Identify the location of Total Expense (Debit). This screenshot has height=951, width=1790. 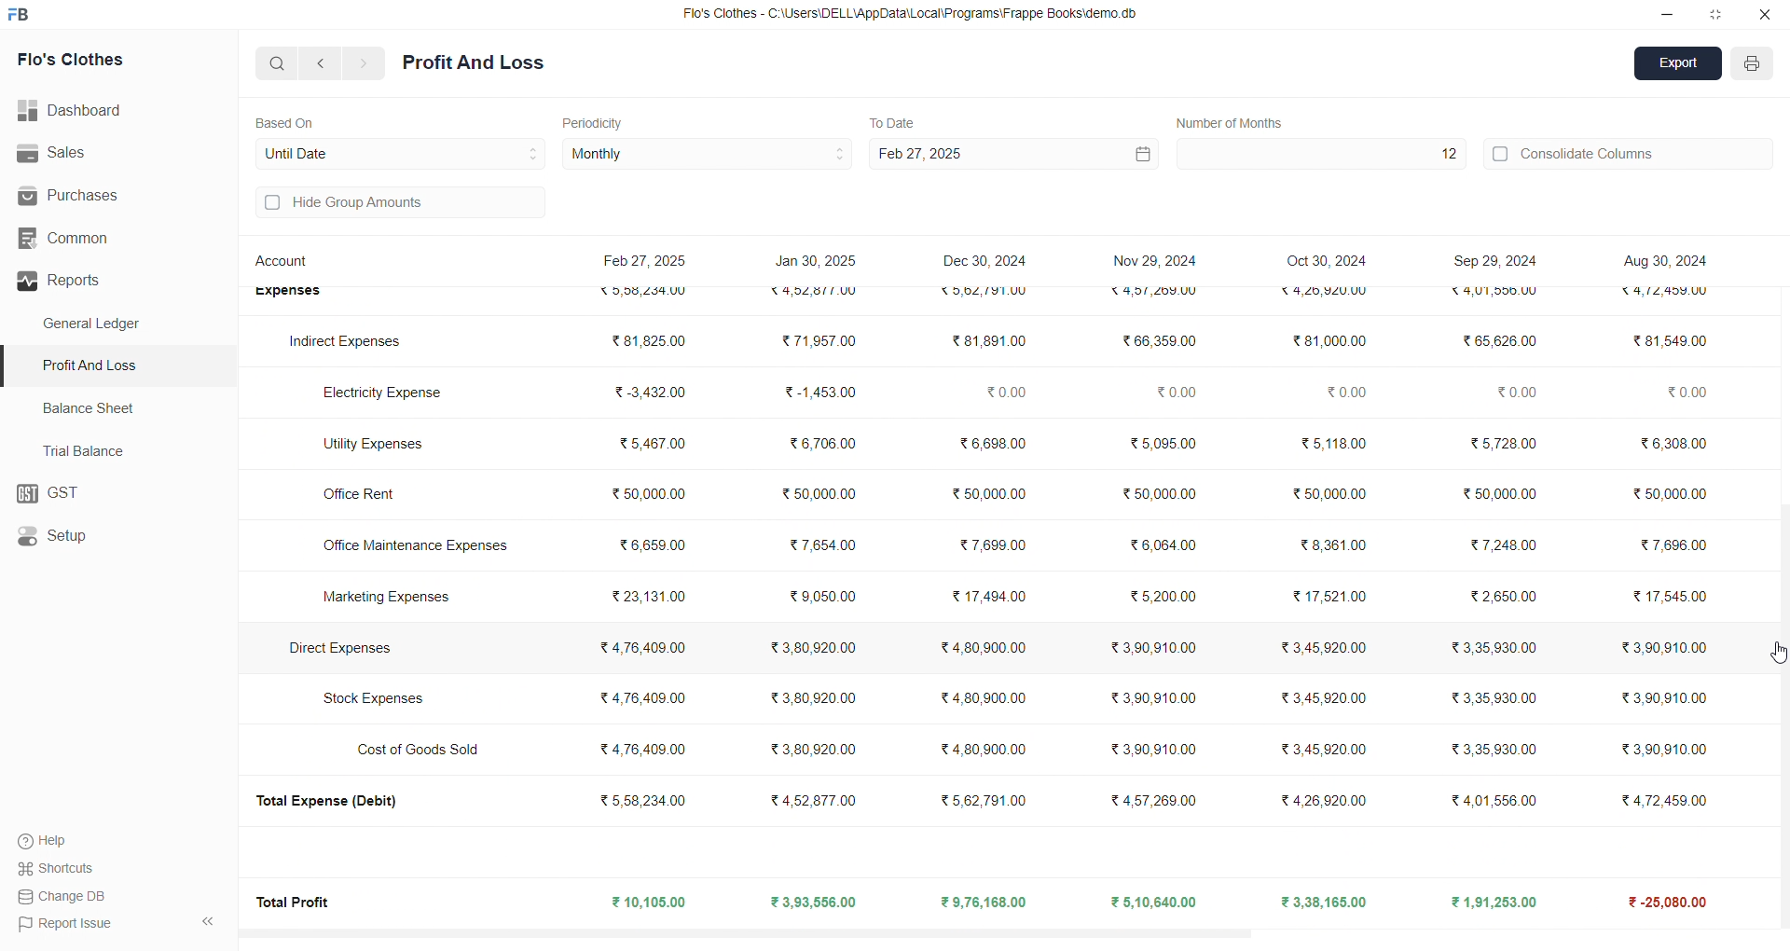
(337, 802).